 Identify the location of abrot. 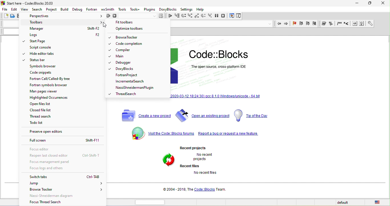
(116, 17).